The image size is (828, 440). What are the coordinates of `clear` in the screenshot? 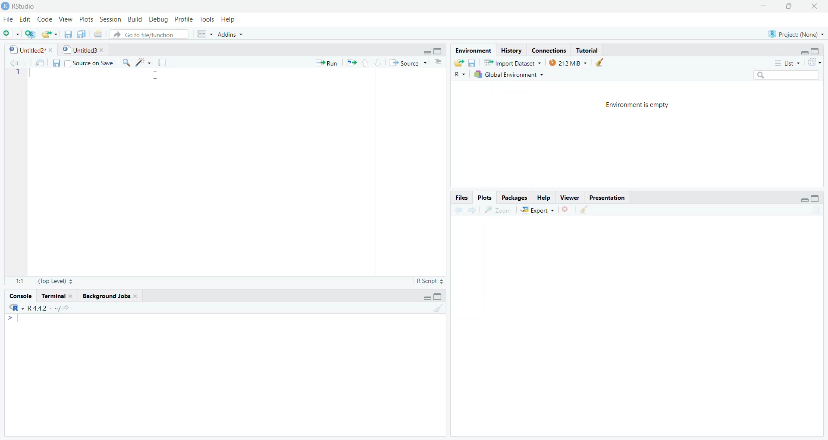 It's located at (609, 62).